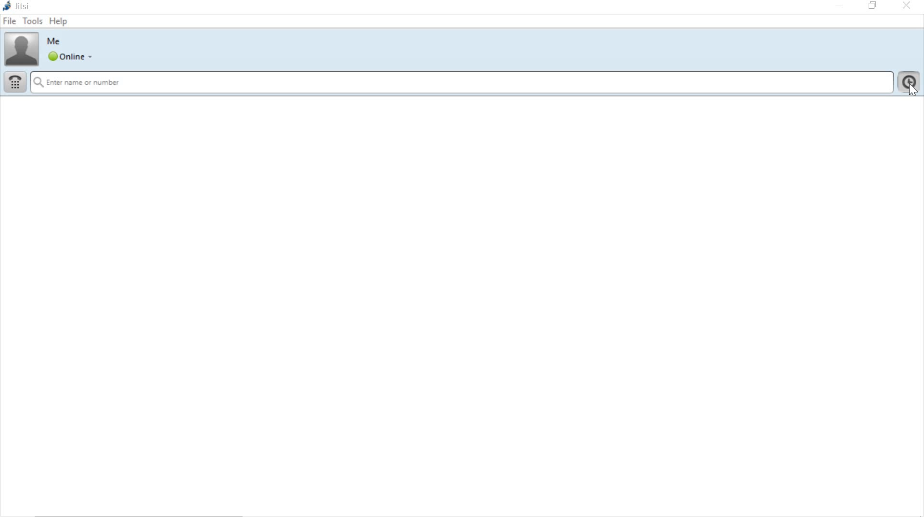 The height and width of the screenshot is (517, 924). What do you see at coordinates (20, 49) in the screenshot?
I see `account picture` at bounding box center [20, 49].